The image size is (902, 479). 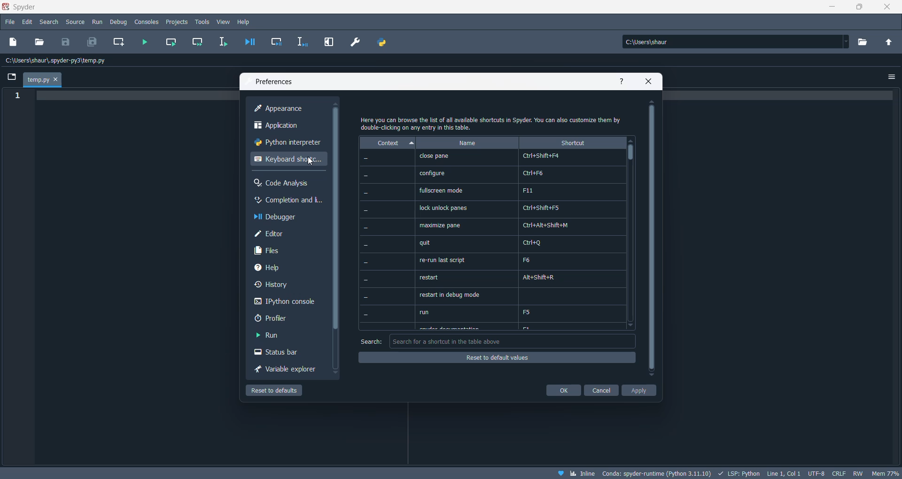 What do you see at coordinates (496, 357) in the screenshot?
I see `reset to default` at bounding box center [496, 357].